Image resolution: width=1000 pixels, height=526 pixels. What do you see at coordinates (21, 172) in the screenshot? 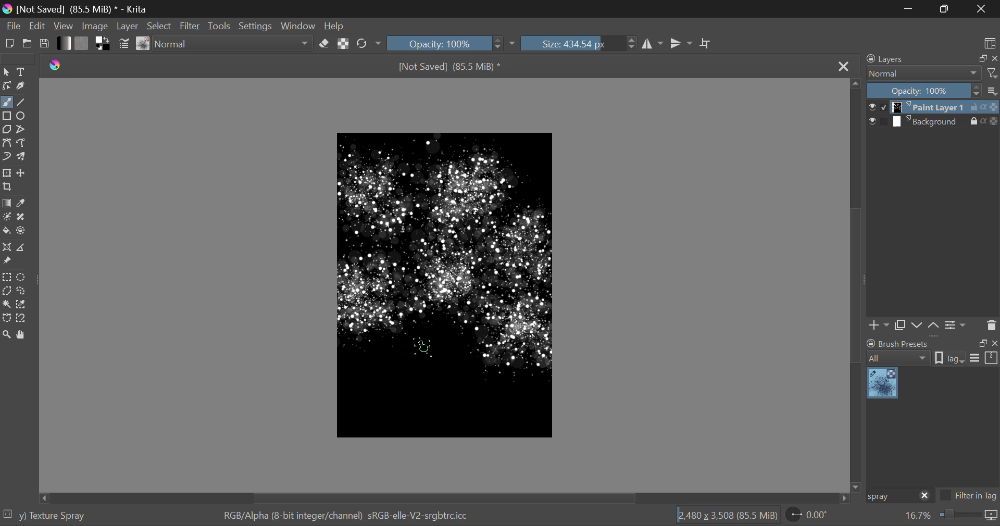
I see `Move Layer` at bounding box center [21, 172].